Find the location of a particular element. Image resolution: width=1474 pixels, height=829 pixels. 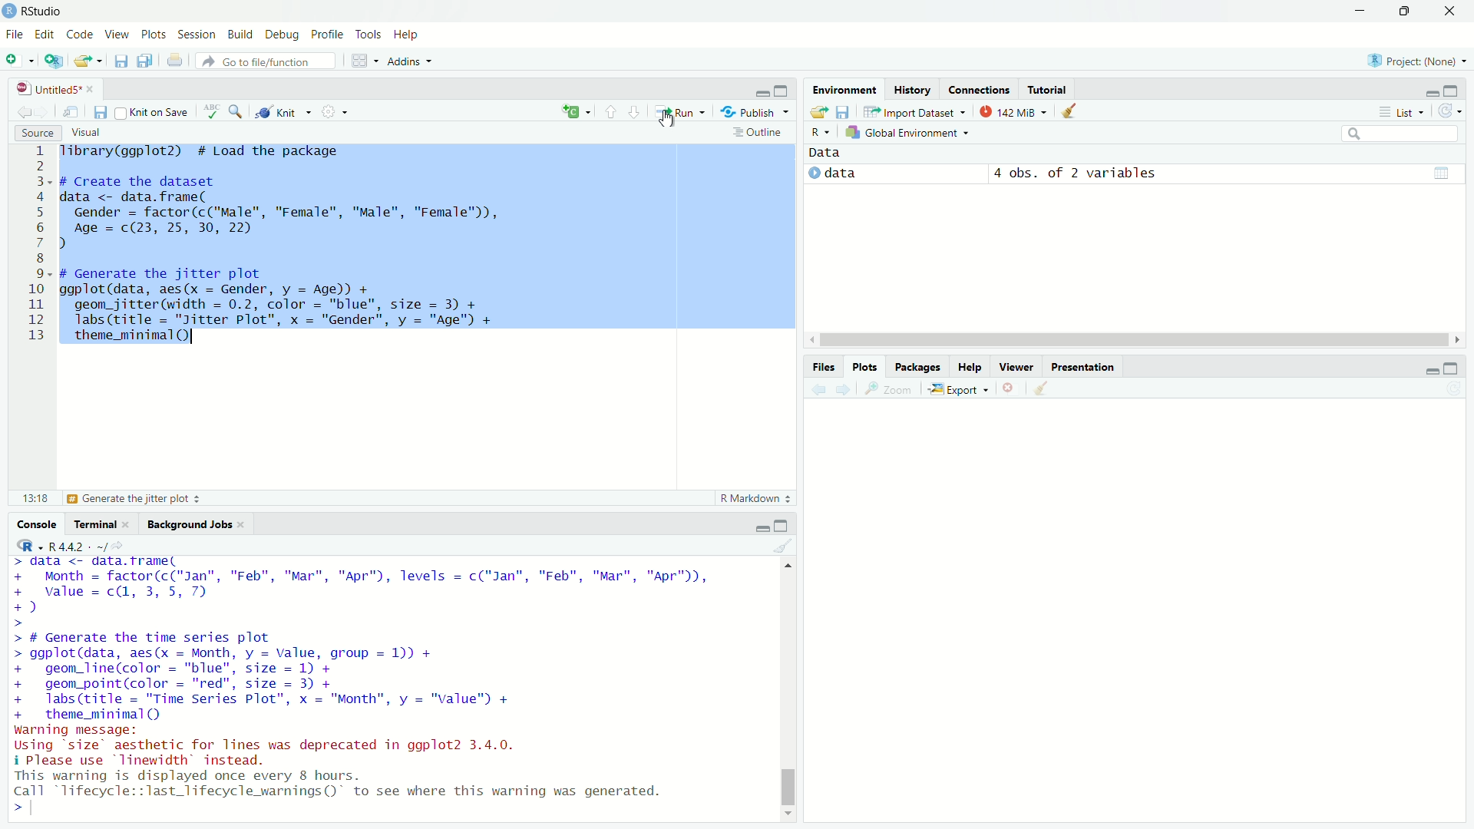

warning displayed is located at coordinates (345, 784).